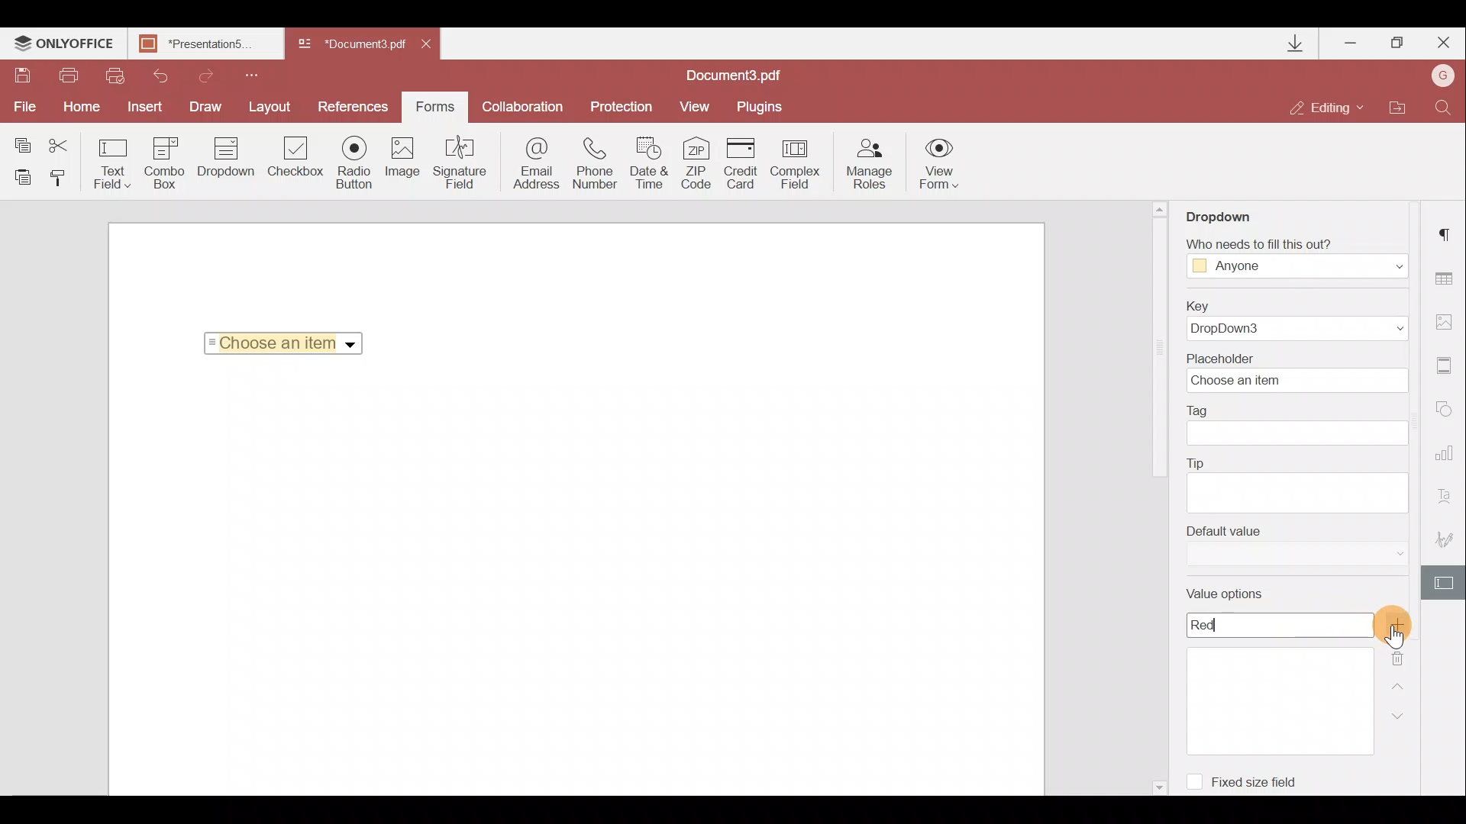 The image size is (1466, 824). I want to click on Document name, so click(210, 45).